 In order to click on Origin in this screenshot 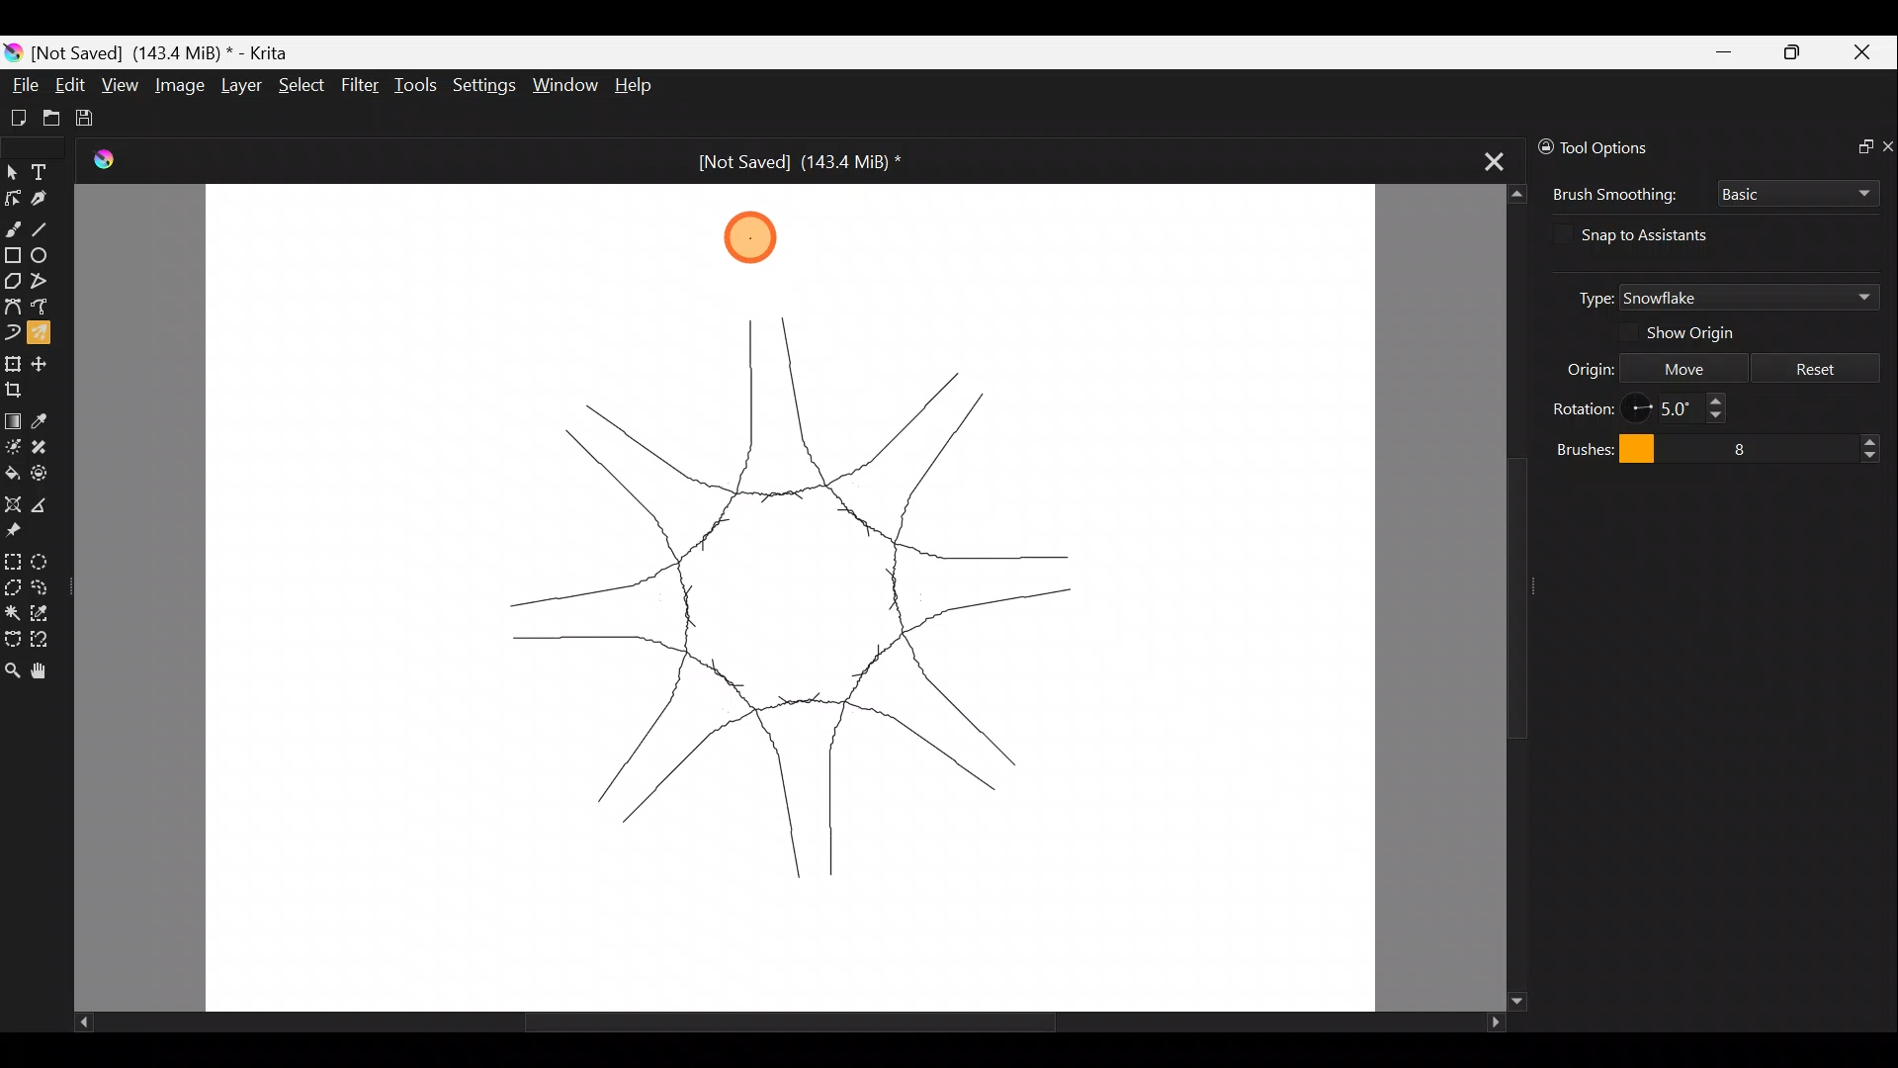, I will do `click(1572, 367)`.